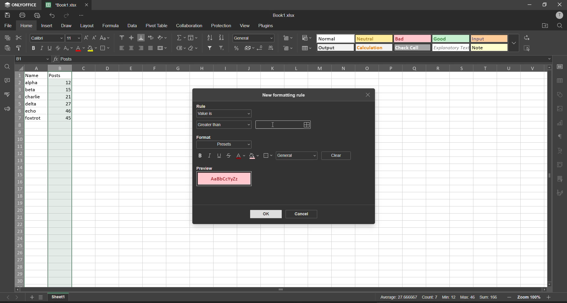 This screenshot has width=567, height=303. What do you see at coordinates (221, 25) in the screenshot?
I see `protection` at bounding box center [221, 25].